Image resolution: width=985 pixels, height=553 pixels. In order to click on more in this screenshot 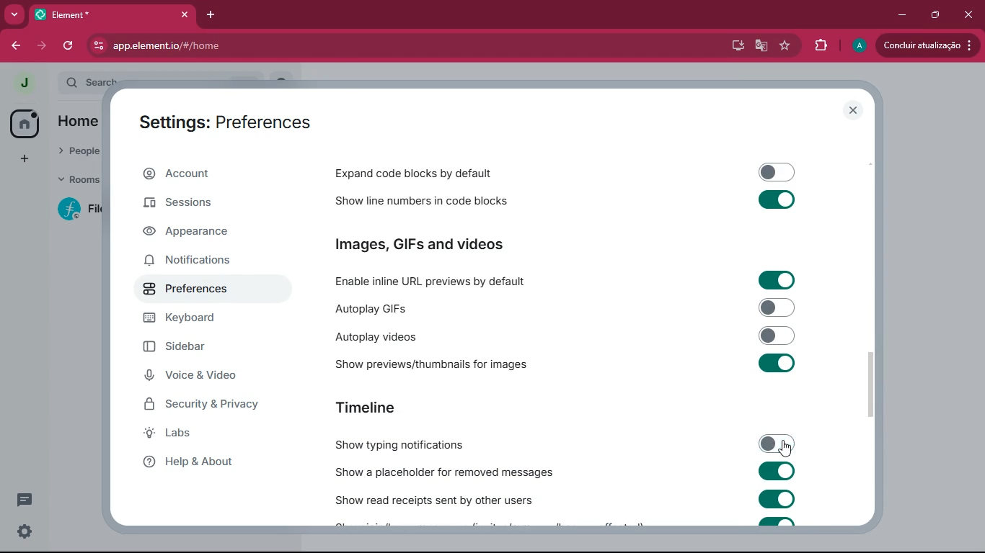, I will do `click(13, 14)`.